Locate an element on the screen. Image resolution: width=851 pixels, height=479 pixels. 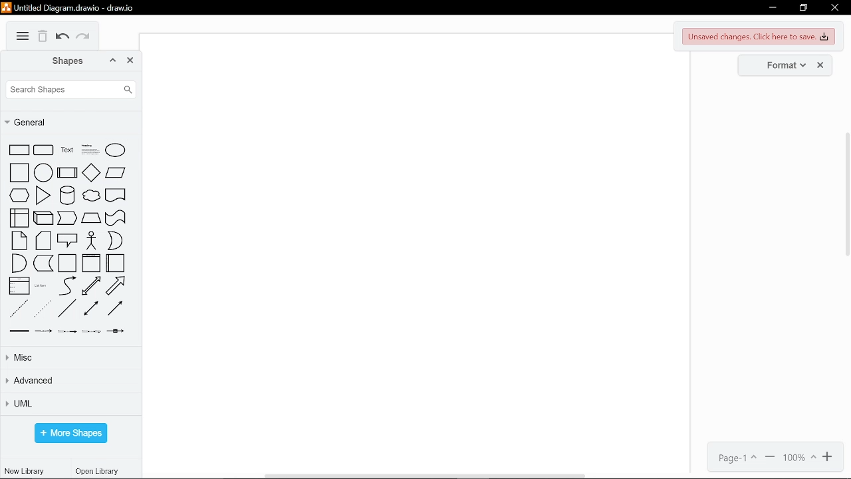
vertical container is located at coordinates (90, 264).